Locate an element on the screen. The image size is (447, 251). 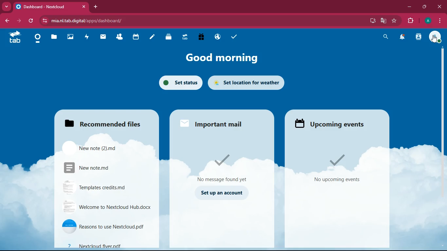
profile is located at coordinates (437, 38).